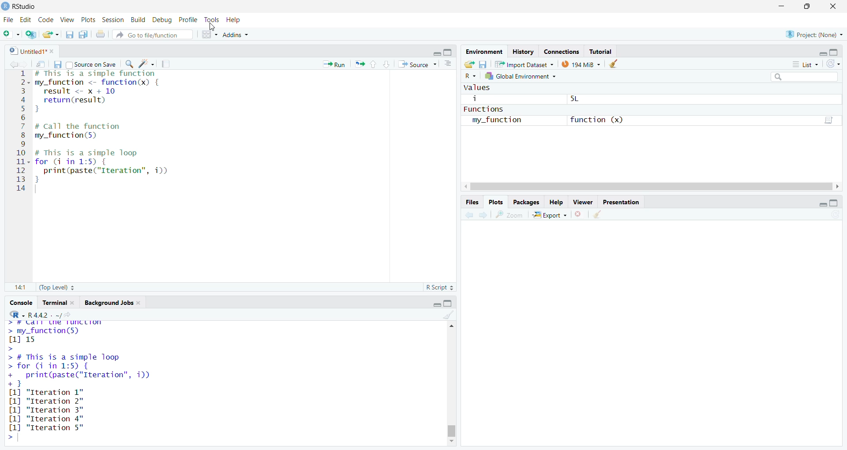  Describe the element at coordinates (387, 64) in the screenshot. I see `go to next section/chunk` at that location.